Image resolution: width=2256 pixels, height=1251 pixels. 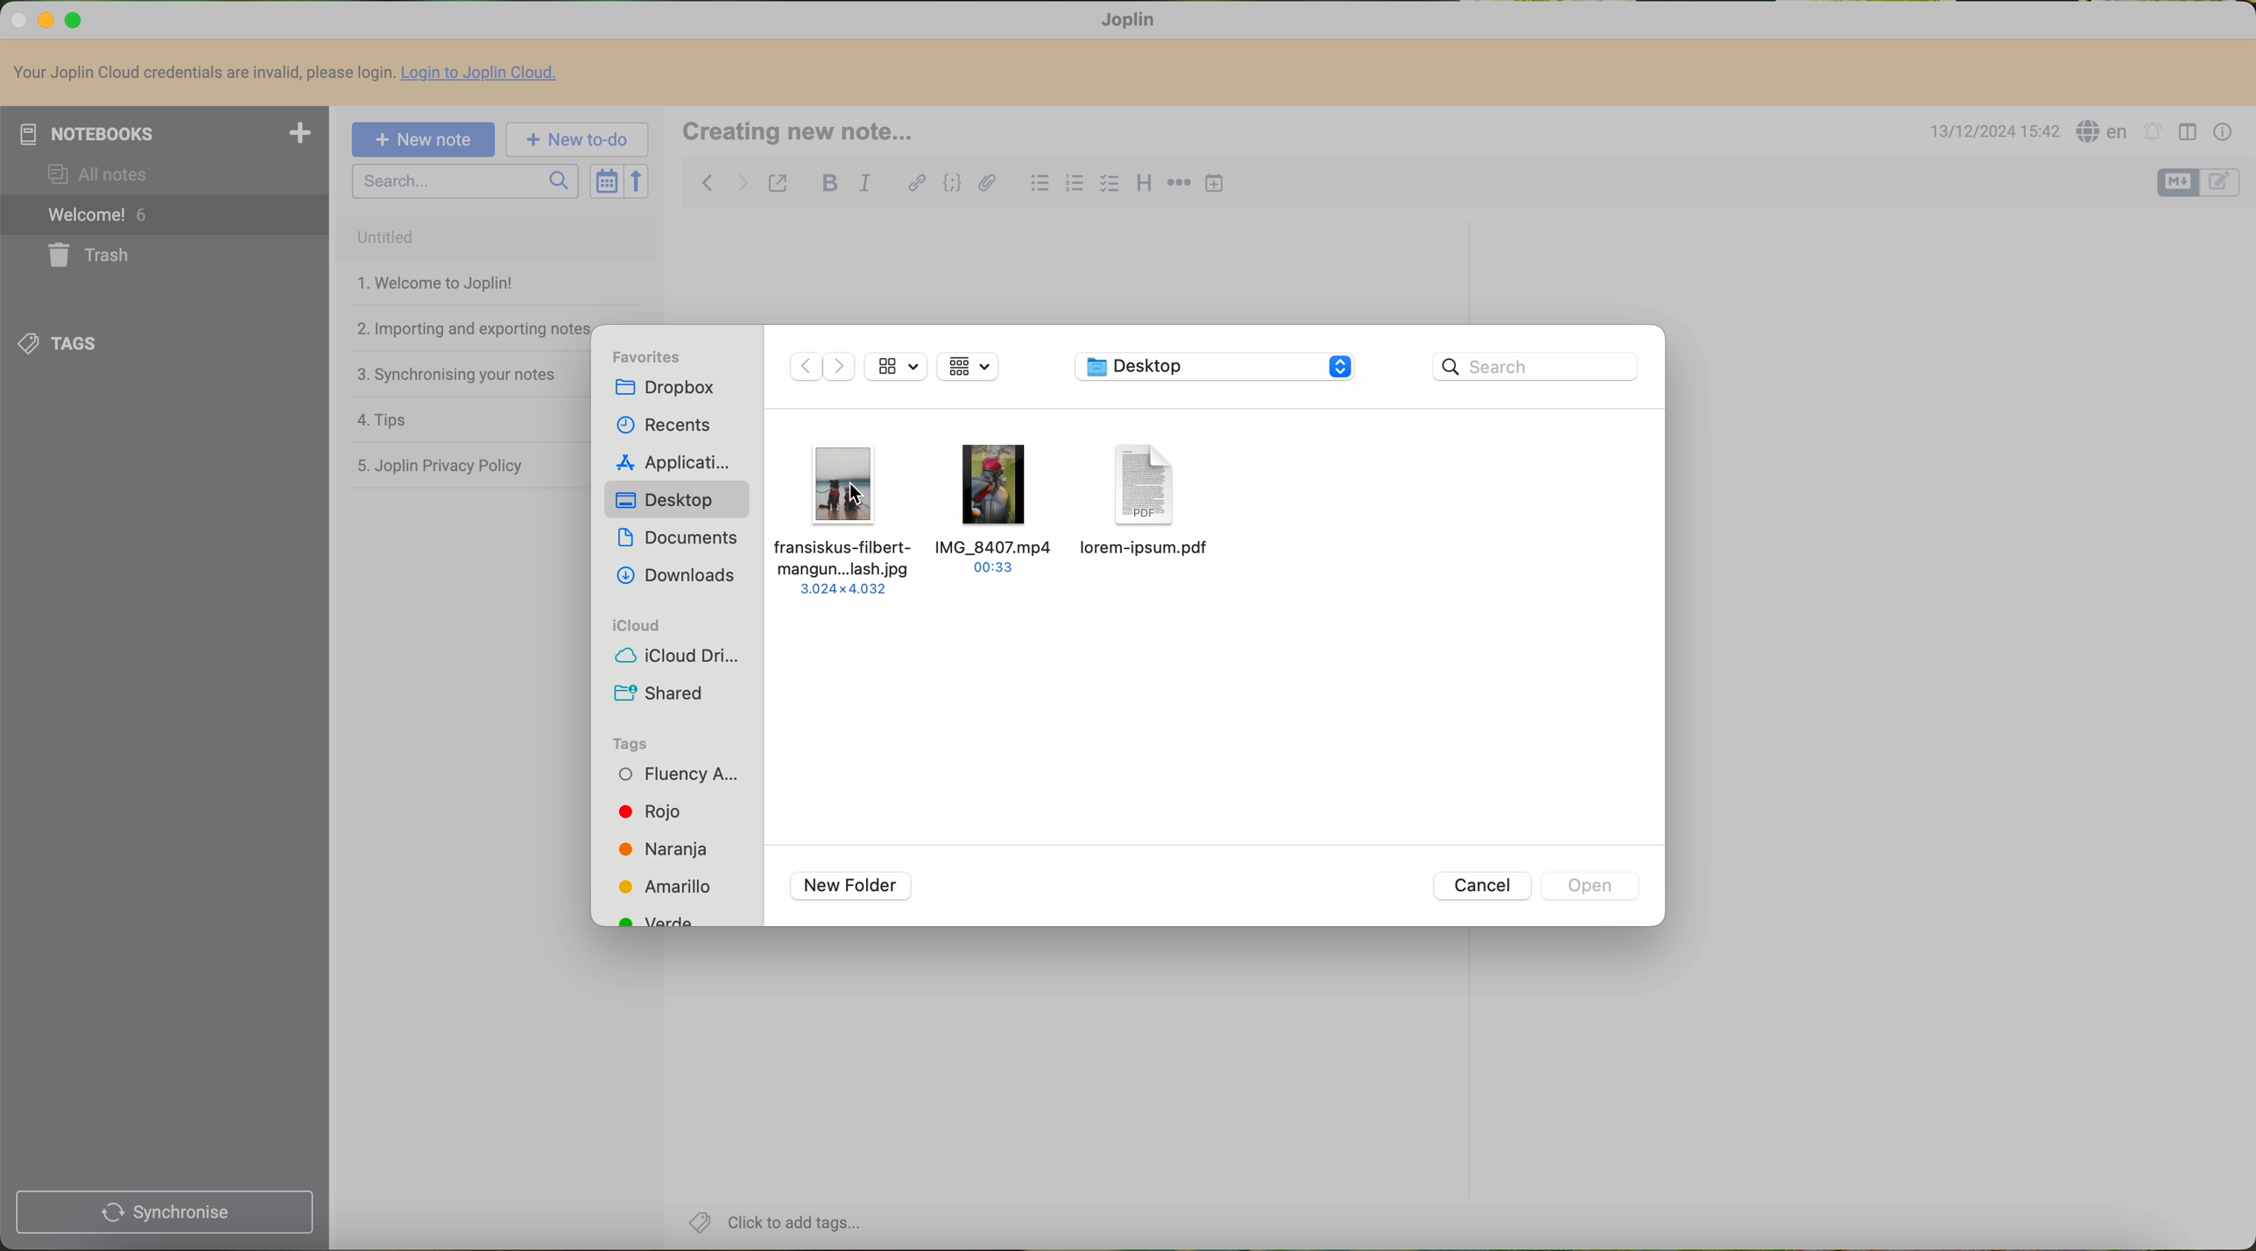 What do you see at coordinates (472, 327) in the screenshot?
I see `importing and exporting notes` at bounding box center [472, 327].